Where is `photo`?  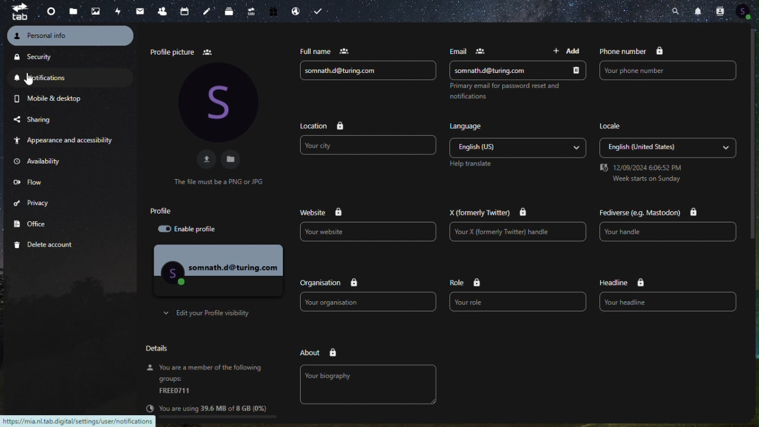
photo is located at coordinates (95, 11).